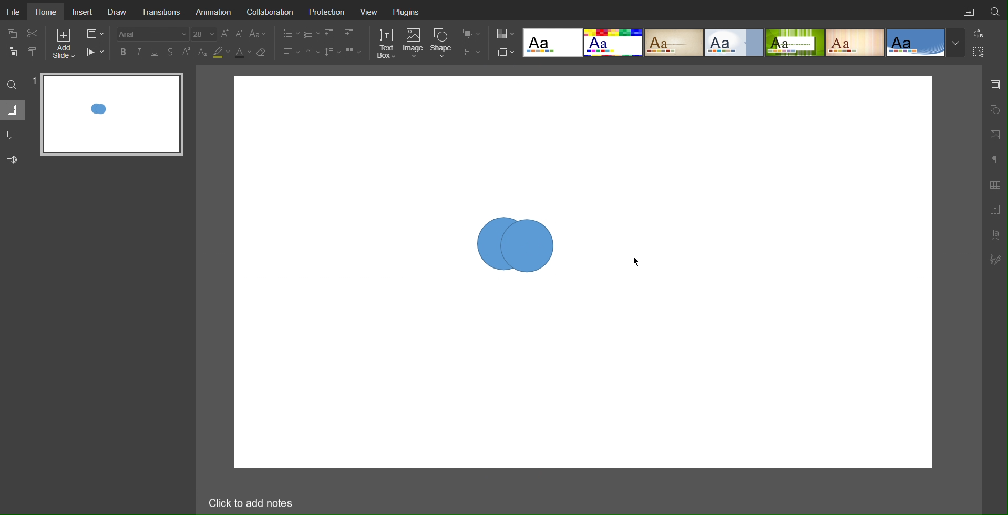 This screenshot has width=1008, height=515. What do you see at coordinates (203, 52) in the screenshot?
I see `Subscript` at bounding box center [203, 52].